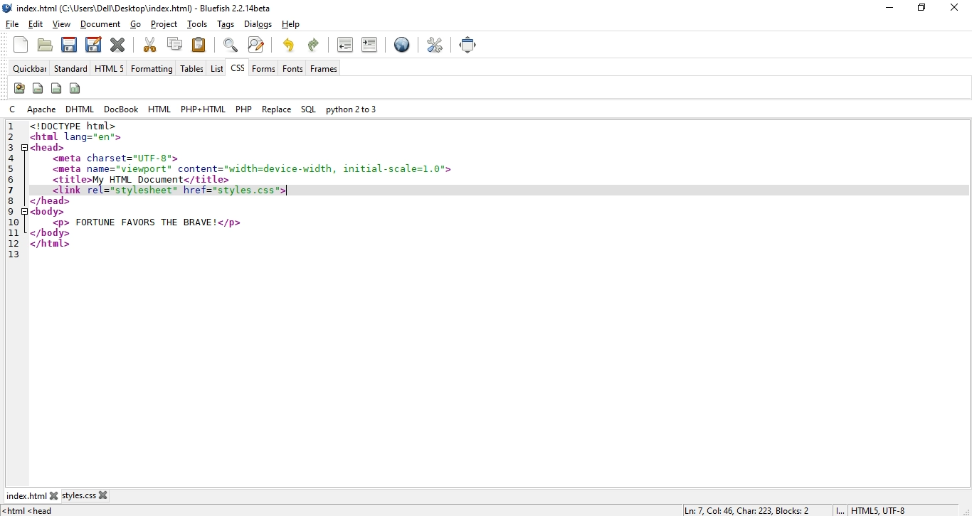 Image resolution: width=972 pixels, height=516 pixels. I want to click on div, so click(57, 87).